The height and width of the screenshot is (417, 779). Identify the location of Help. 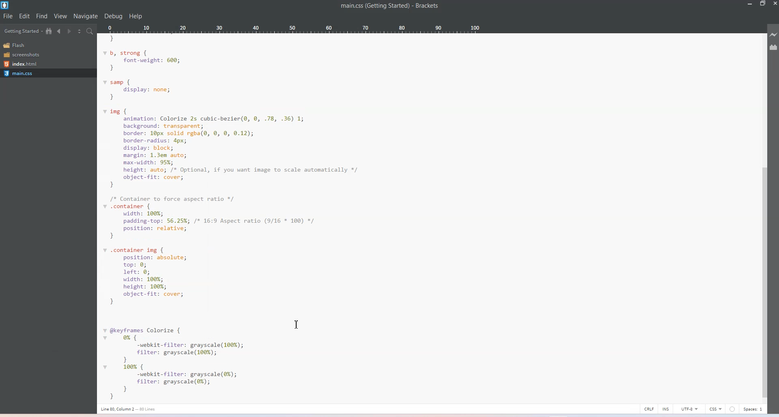
(136, 16).